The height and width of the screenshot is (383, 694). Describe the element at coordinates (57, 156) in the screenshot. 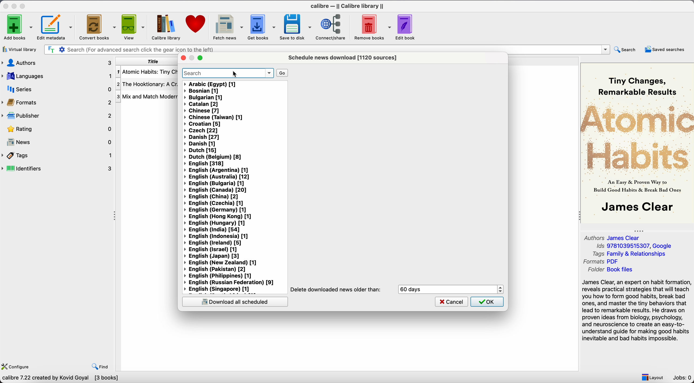

I see `tags` at that location.